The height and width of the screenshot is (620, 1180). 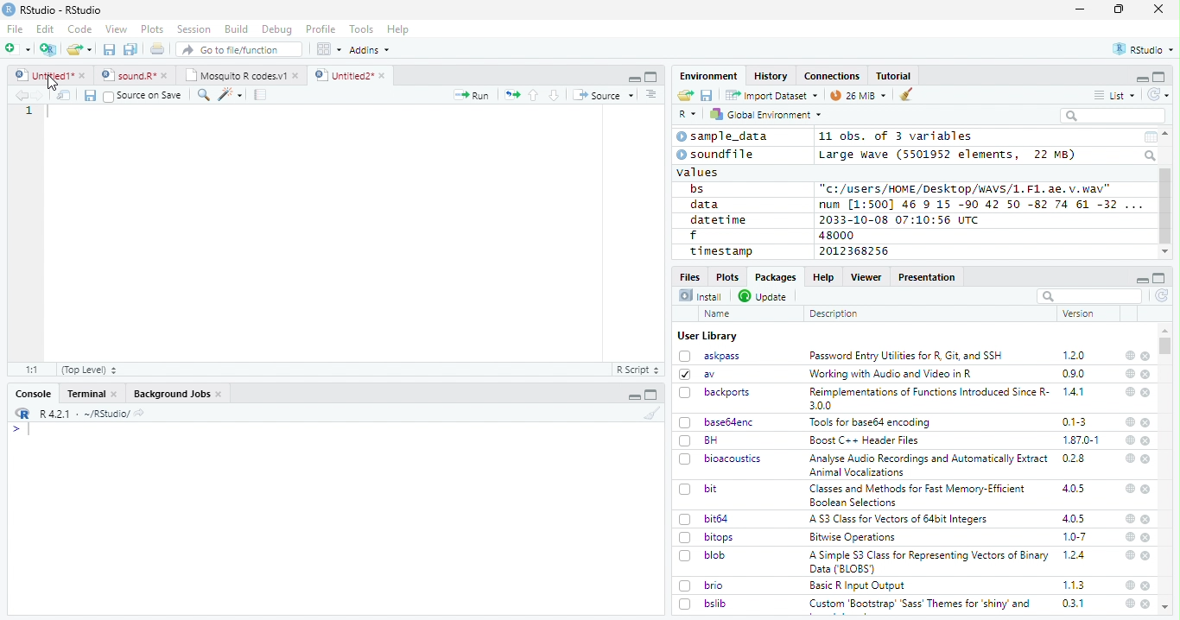 I want to click on soundfile, so click(x=716, y=155).